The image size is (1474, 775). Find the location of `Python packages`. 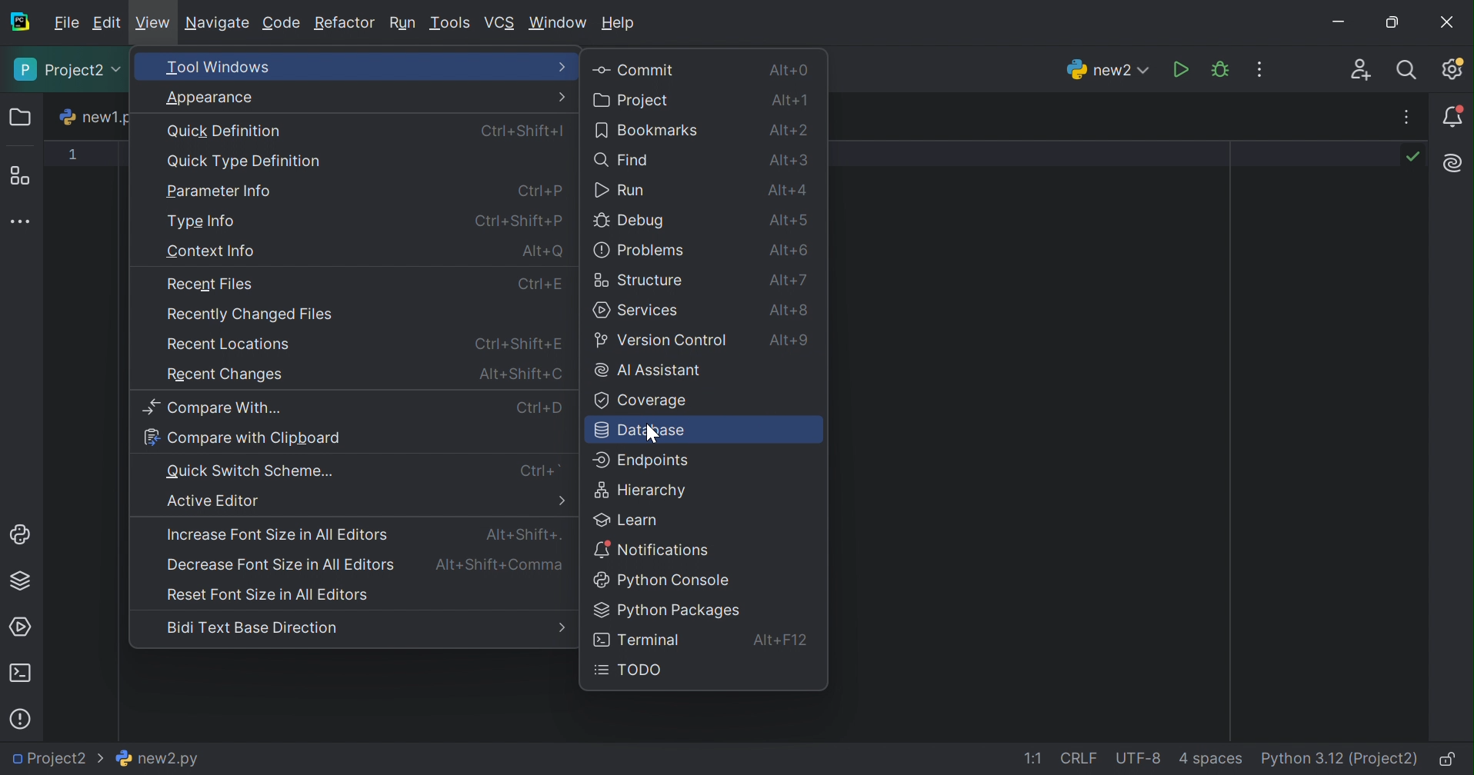

Python packages is located at coordinates (19, 580).